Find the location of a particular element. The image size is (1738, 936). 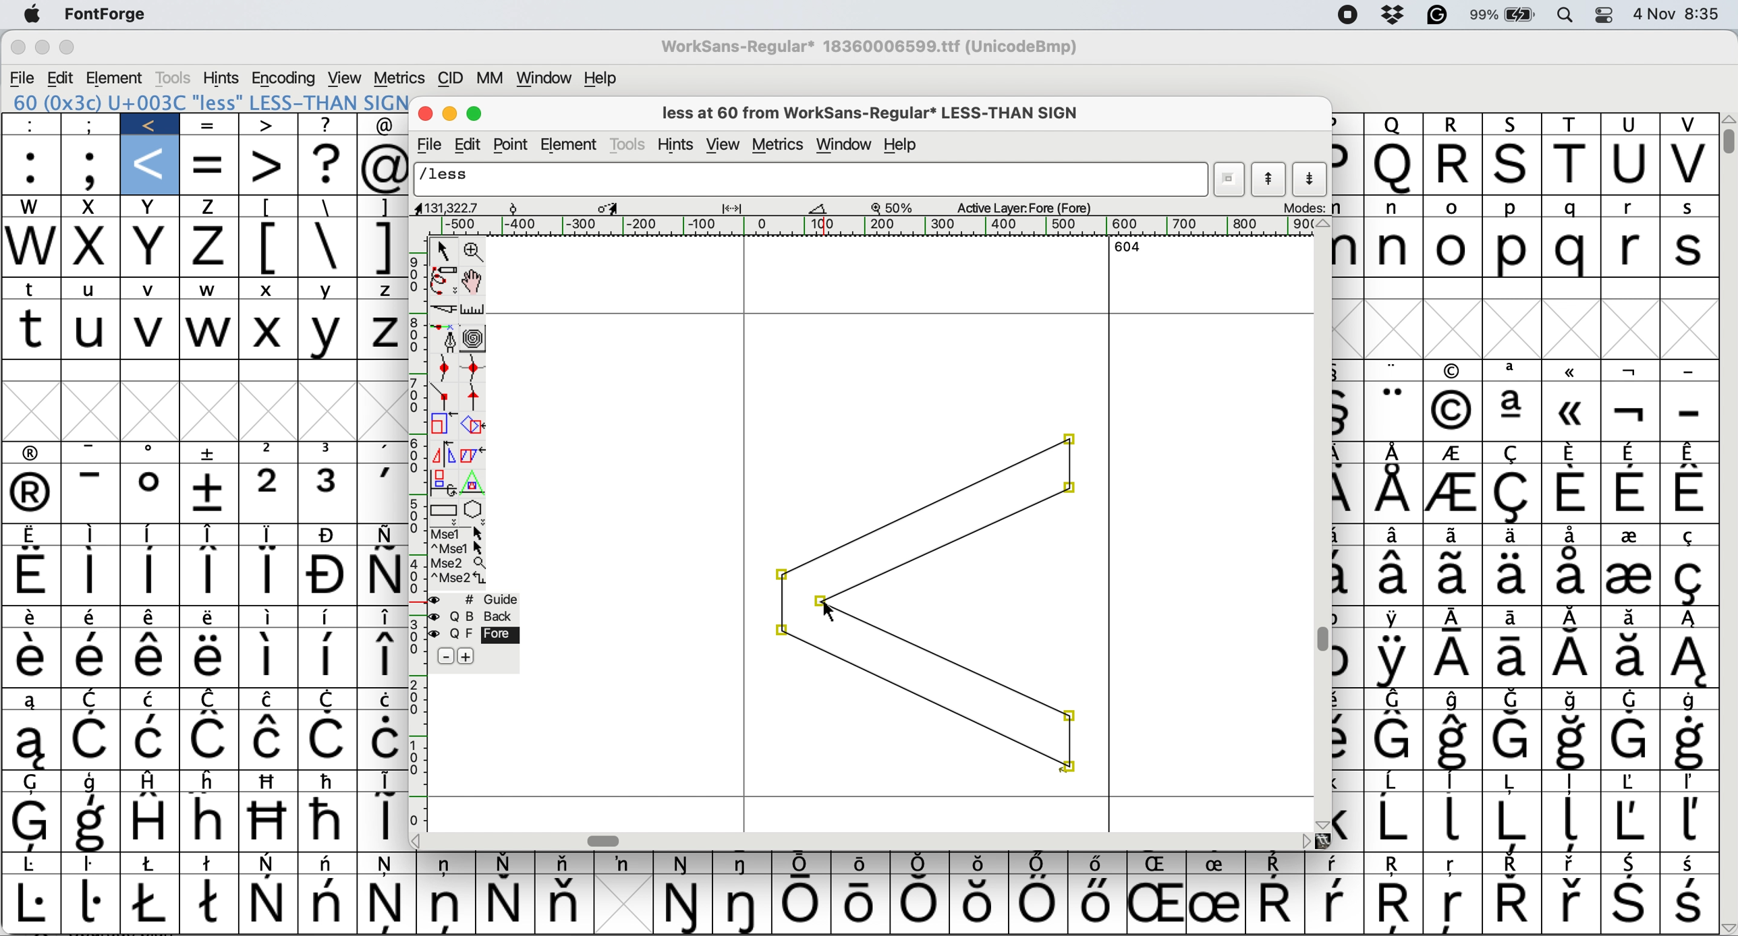

Symbol is located at coordinates (36, 660).